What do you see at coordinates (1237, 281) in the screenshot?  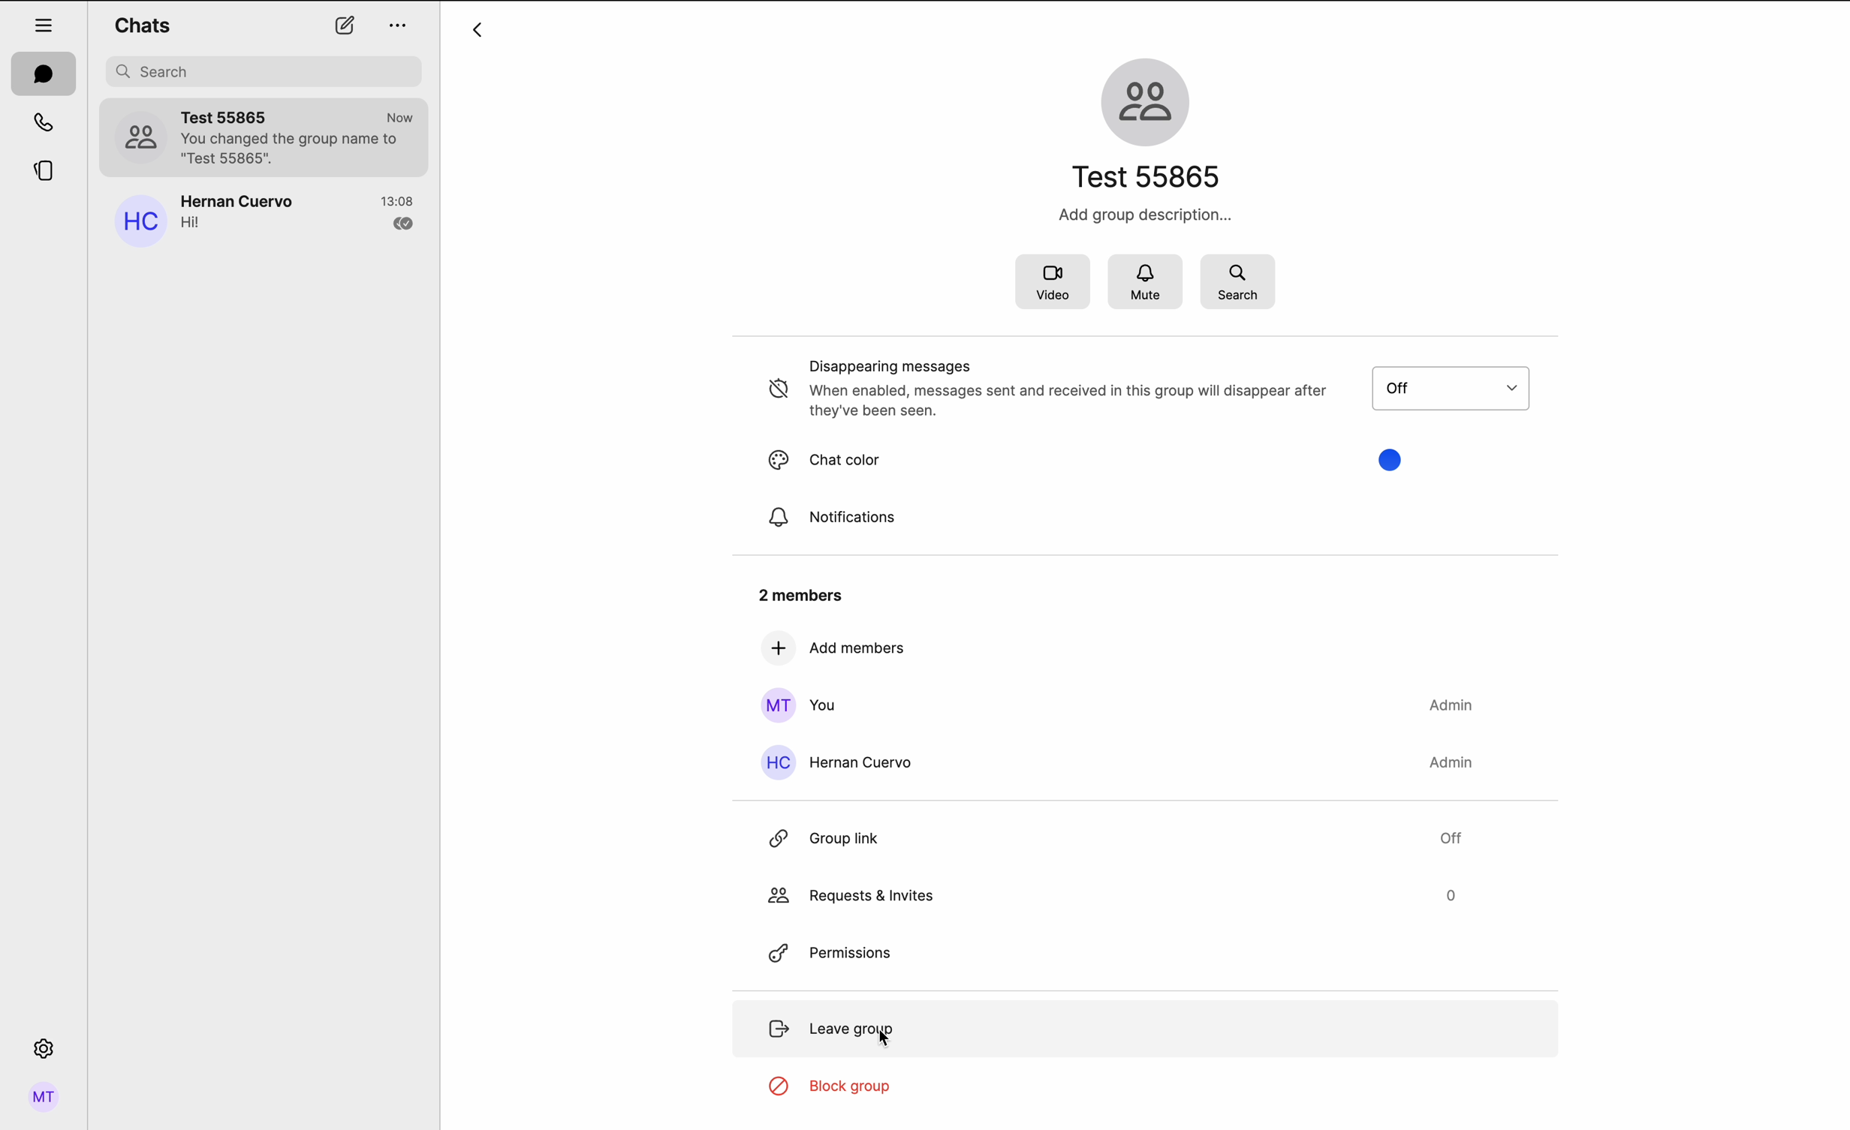 I see `search button` at bounding box center [1237, 281].